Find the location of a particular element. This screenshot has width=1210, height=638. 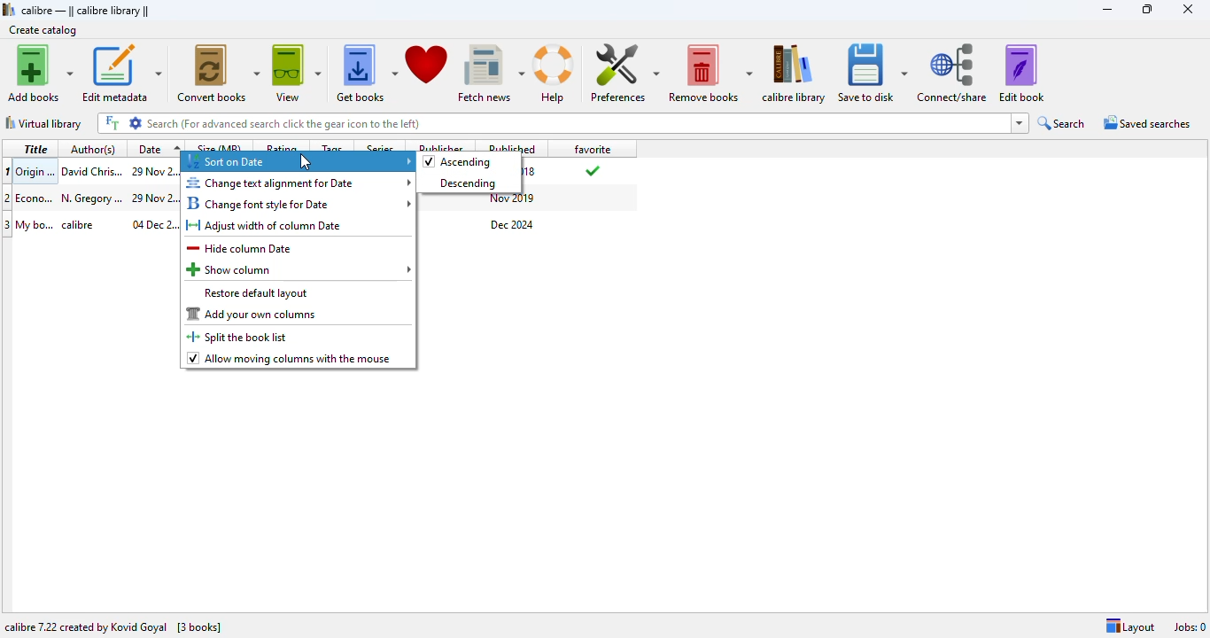

saved searches is located at coordinates (1146, 122).